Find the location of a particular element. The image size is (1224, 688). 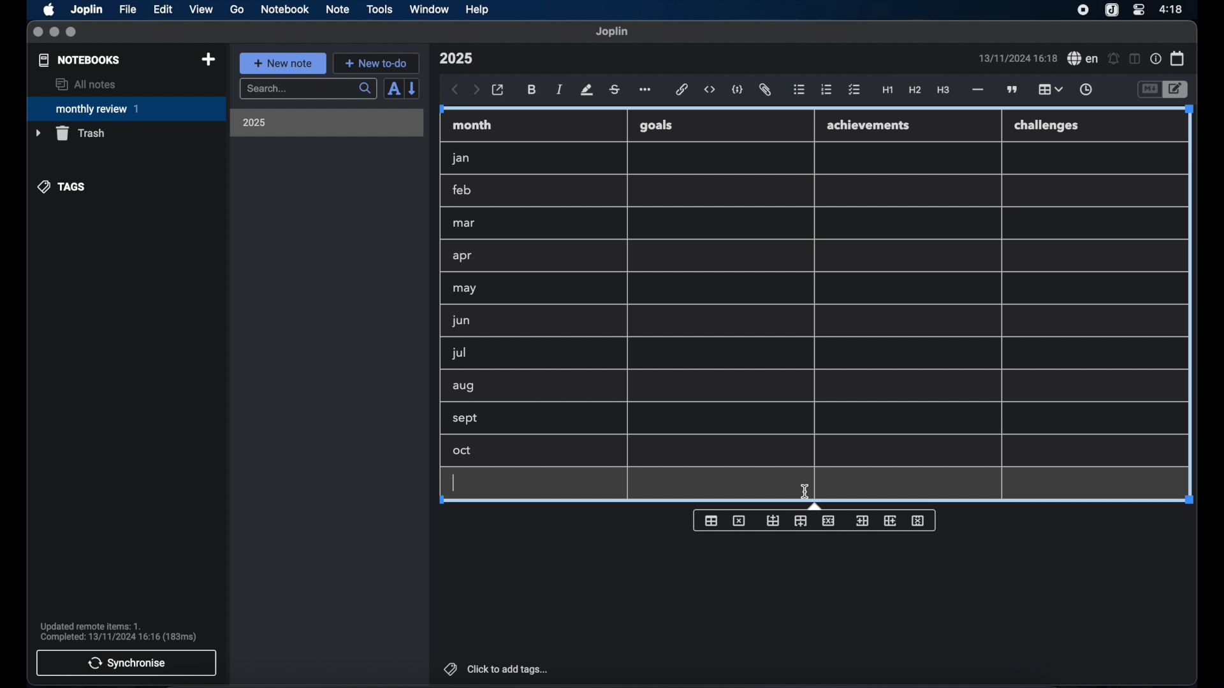

heading 3 is located at coordinates (943, 90).